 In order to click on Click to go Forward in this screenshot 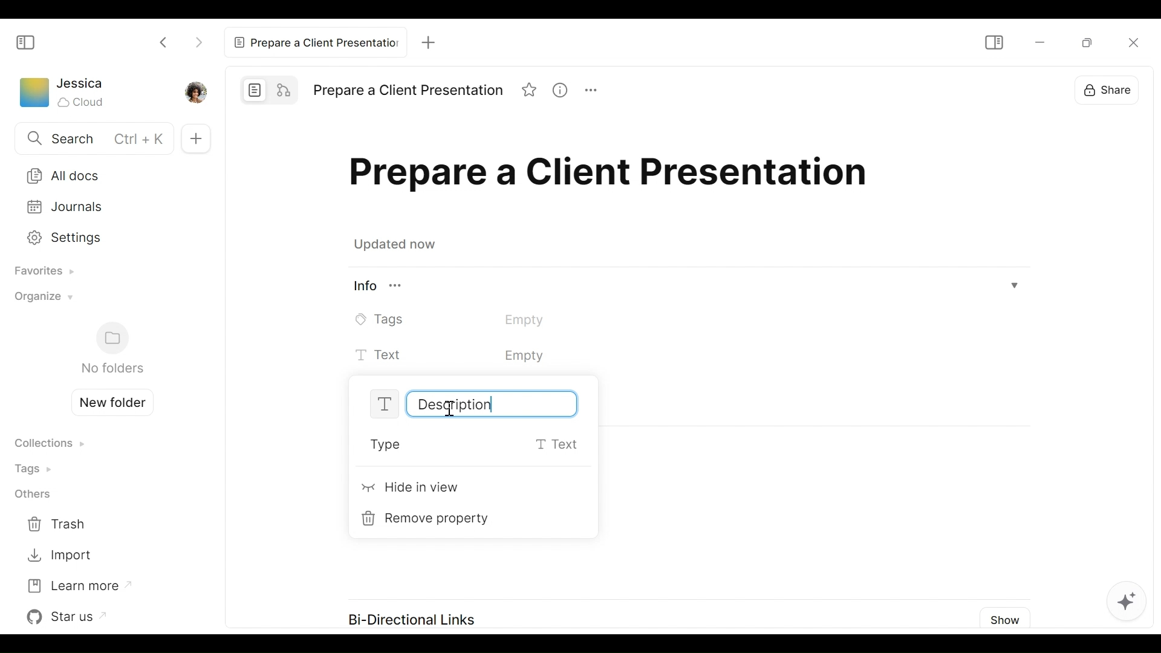, I will do `click(198, 40)`.